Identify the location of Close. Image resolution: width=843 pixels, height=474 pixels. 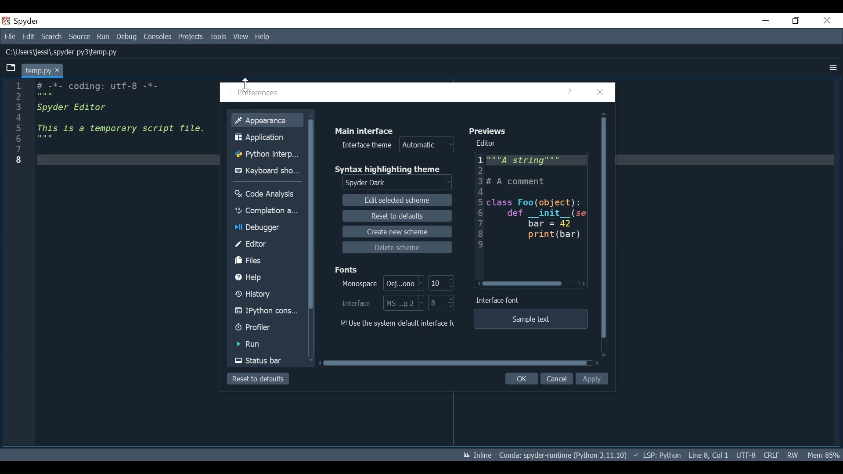
(828, 21).